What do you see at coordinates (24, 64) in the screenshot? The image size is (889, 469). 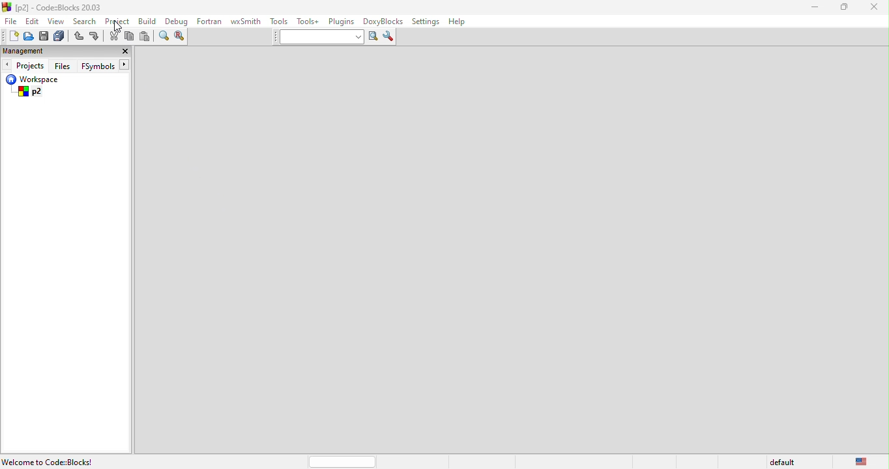 I see `projects` at bounding box center [24, 64].